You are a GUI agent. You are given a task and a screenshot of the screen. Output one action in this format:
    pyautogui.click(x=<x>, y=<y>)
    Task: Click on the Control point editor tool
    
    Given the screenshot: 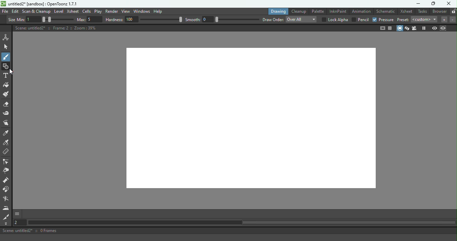 What is the action you would take?
    pyautogui.click(x=7, y=162)
    